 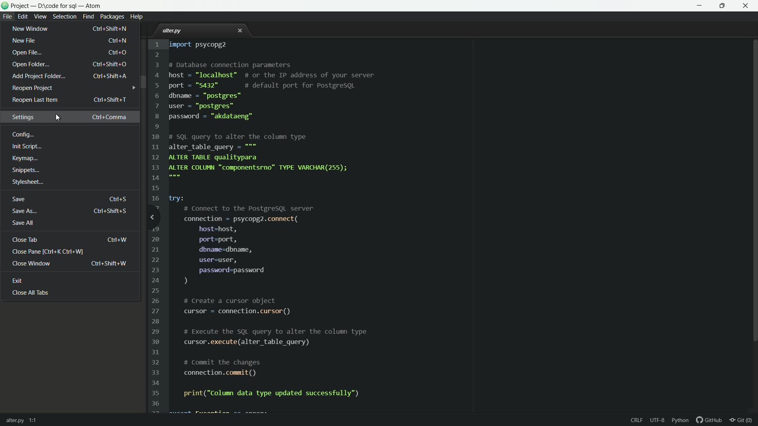 I want to click on open folder, so click(x=71, y=65).